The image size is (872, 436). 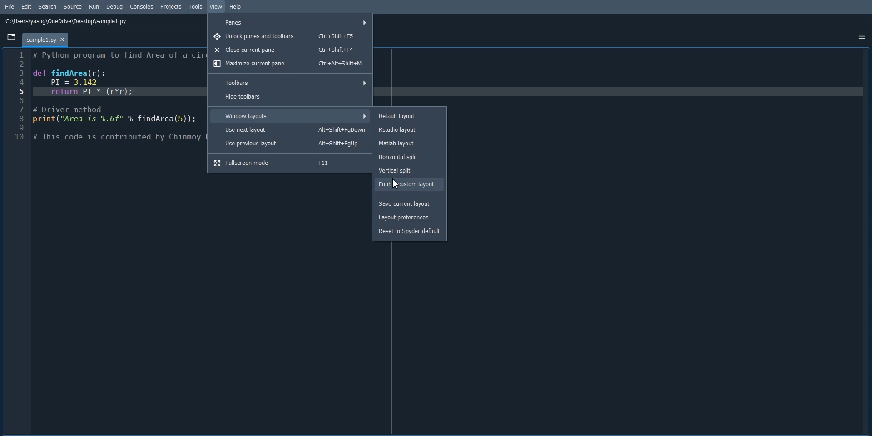 What do you see at coordinates (408, 183) in the screenshot?
I see `` at bounding box center [408, 183].